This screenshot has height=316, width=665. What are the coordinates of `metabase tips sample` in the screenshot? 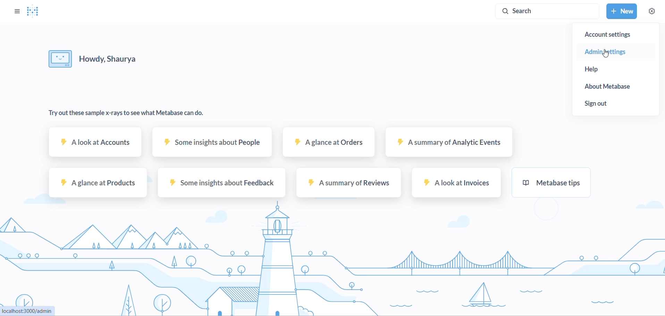 It's located at (546, 182).